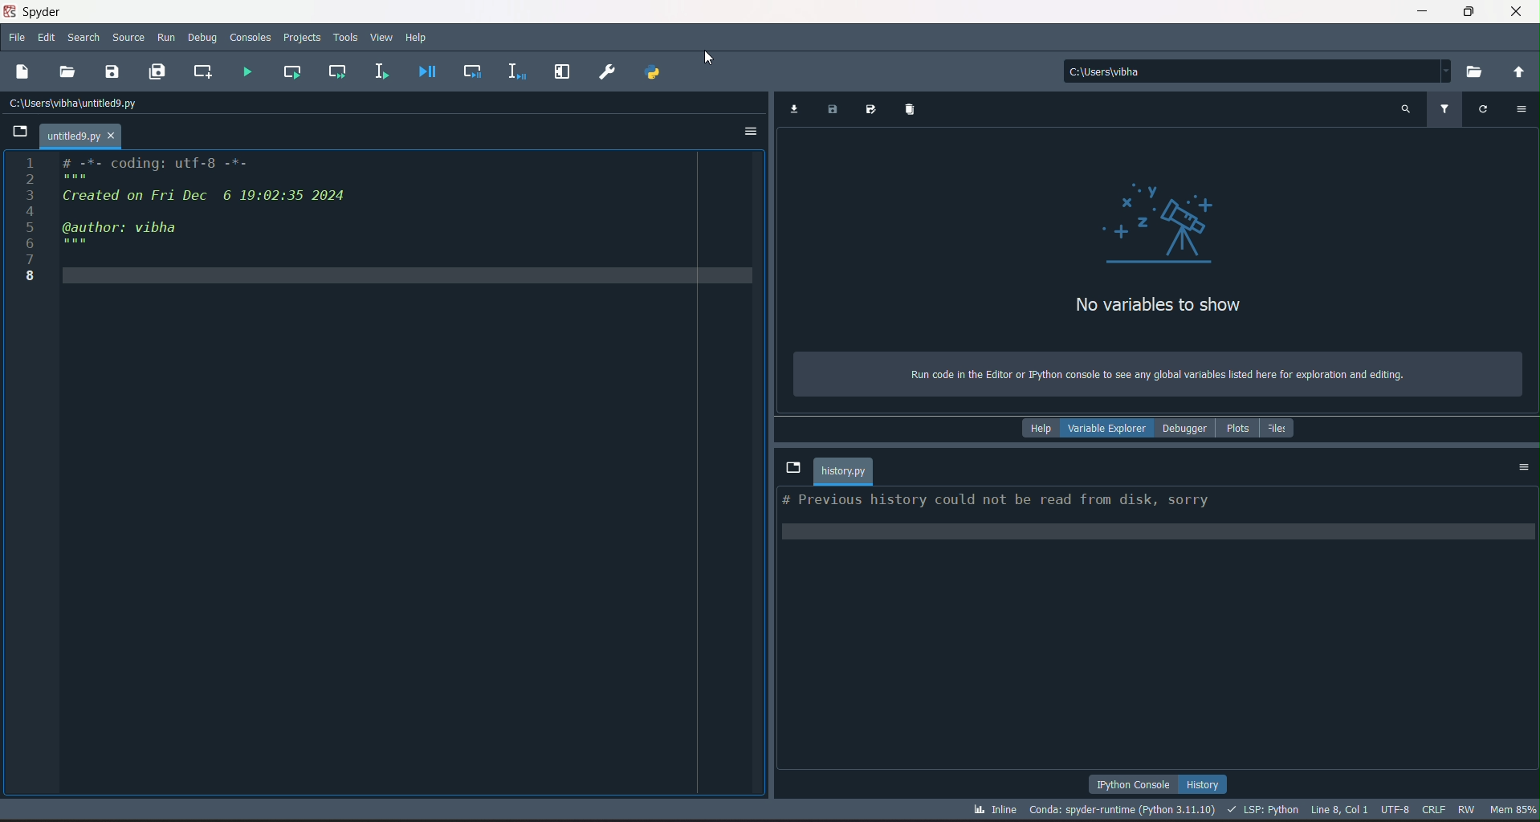 This screenshot has width=1540, height=822. Describe the element at coordinates (384, 73) in the screenshot. I see `run selection` at that location.